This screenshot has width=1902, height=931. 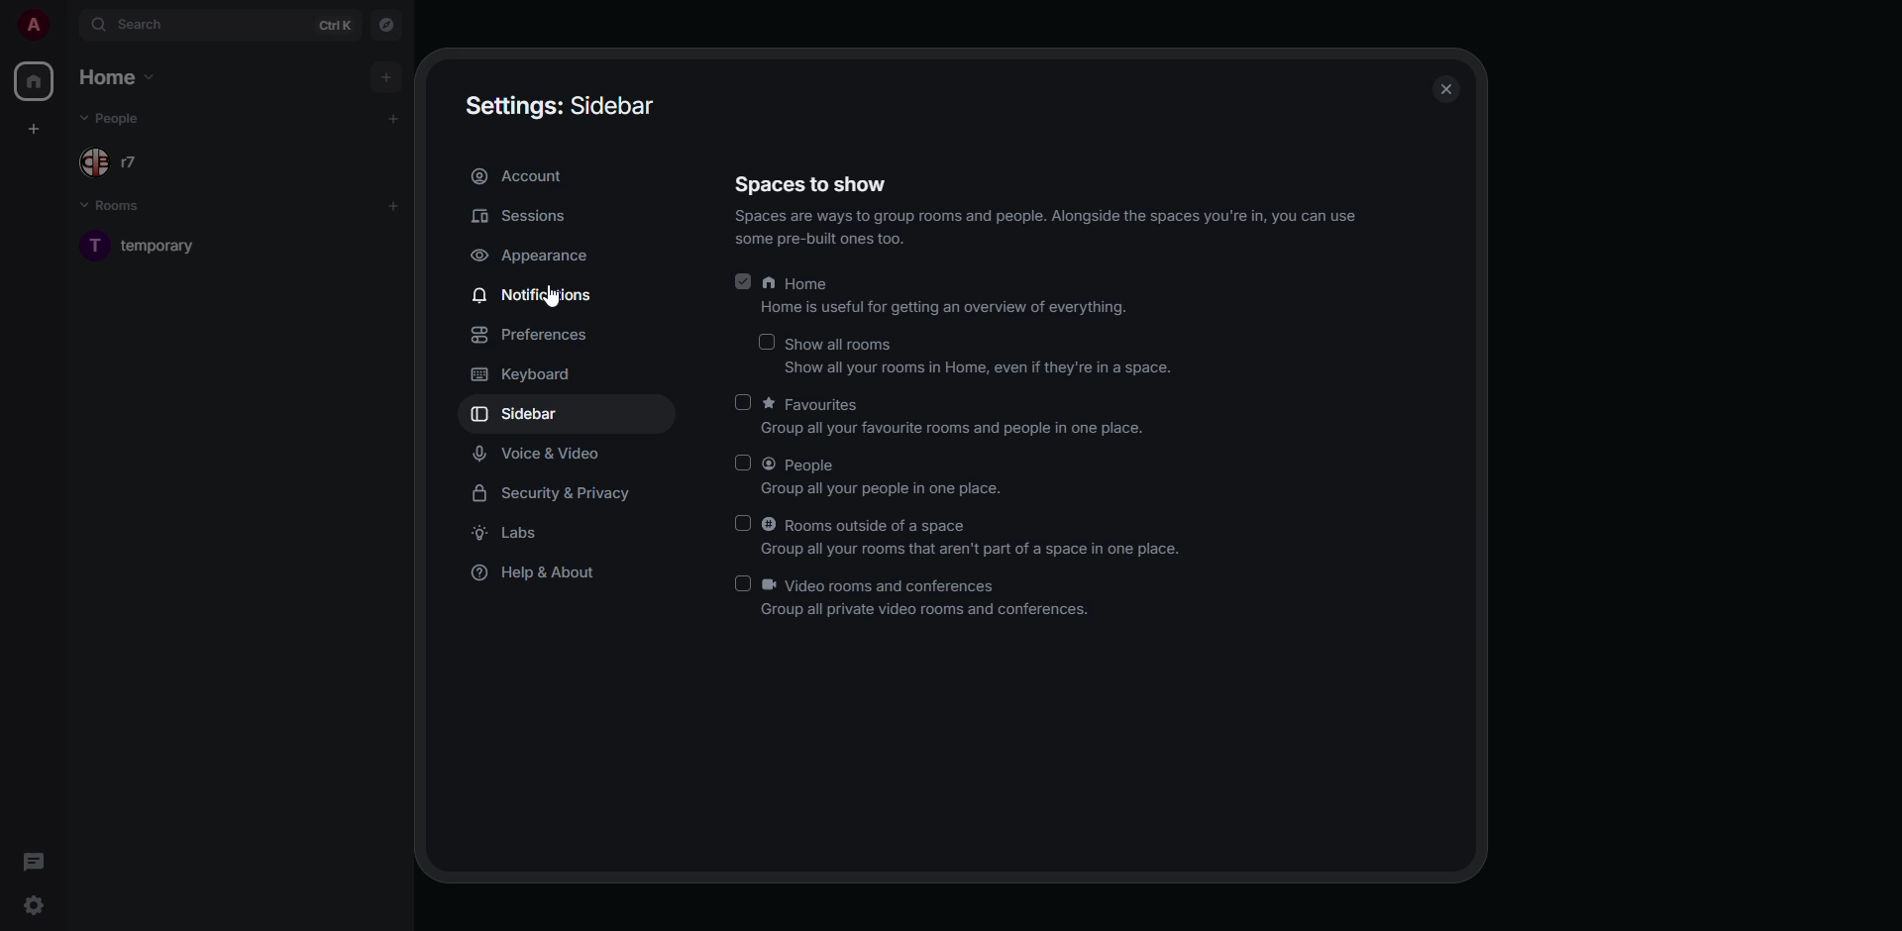 What do you see at coordinates (887, 476) in the screenshot?
I see `people` at bounding box center [887, 476].